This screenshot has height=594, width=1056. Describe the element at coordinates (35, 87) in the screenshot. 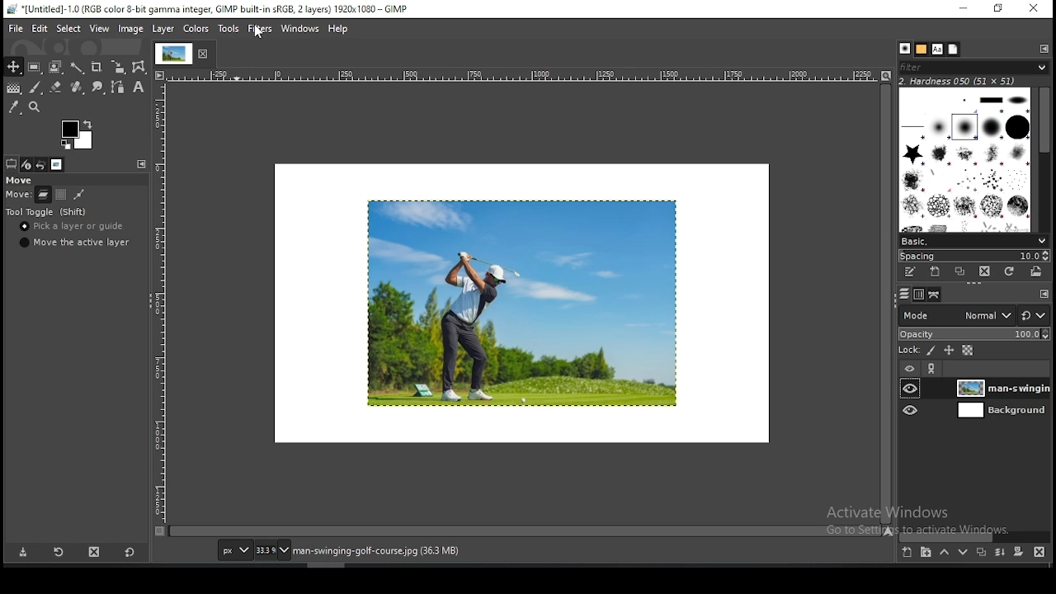

I see `paintbrush tool` at that location.